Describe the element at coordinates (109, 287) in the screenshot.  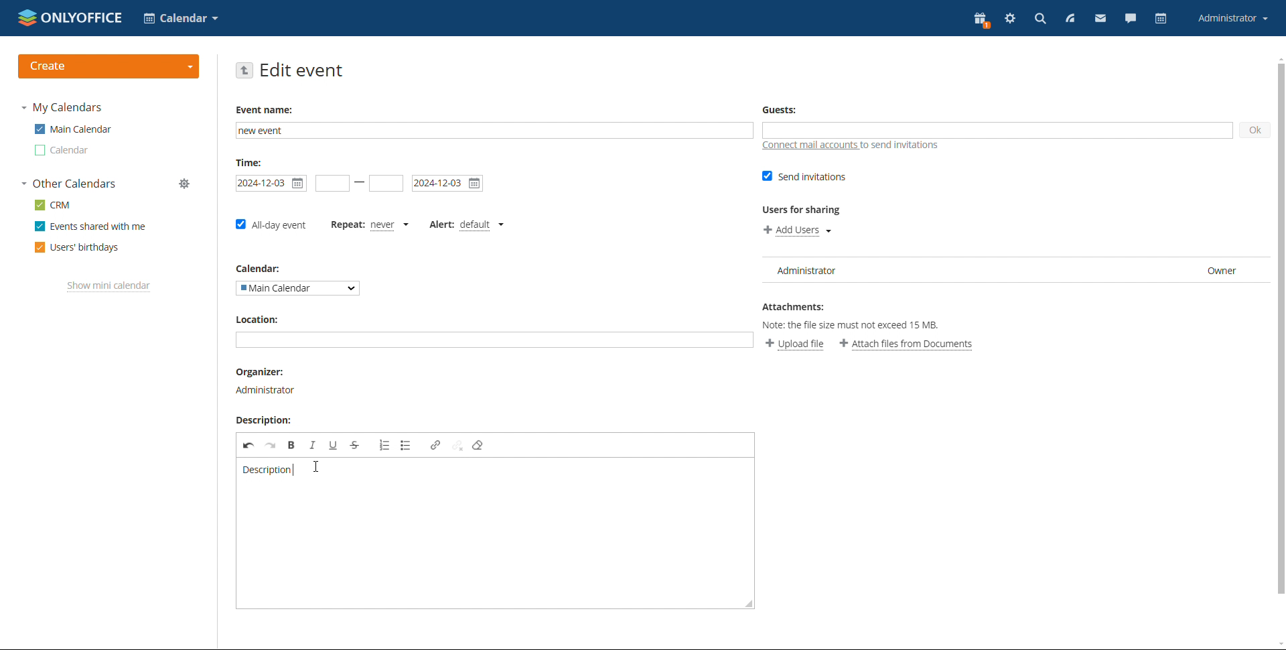
I see `show mini calendar` at that location.